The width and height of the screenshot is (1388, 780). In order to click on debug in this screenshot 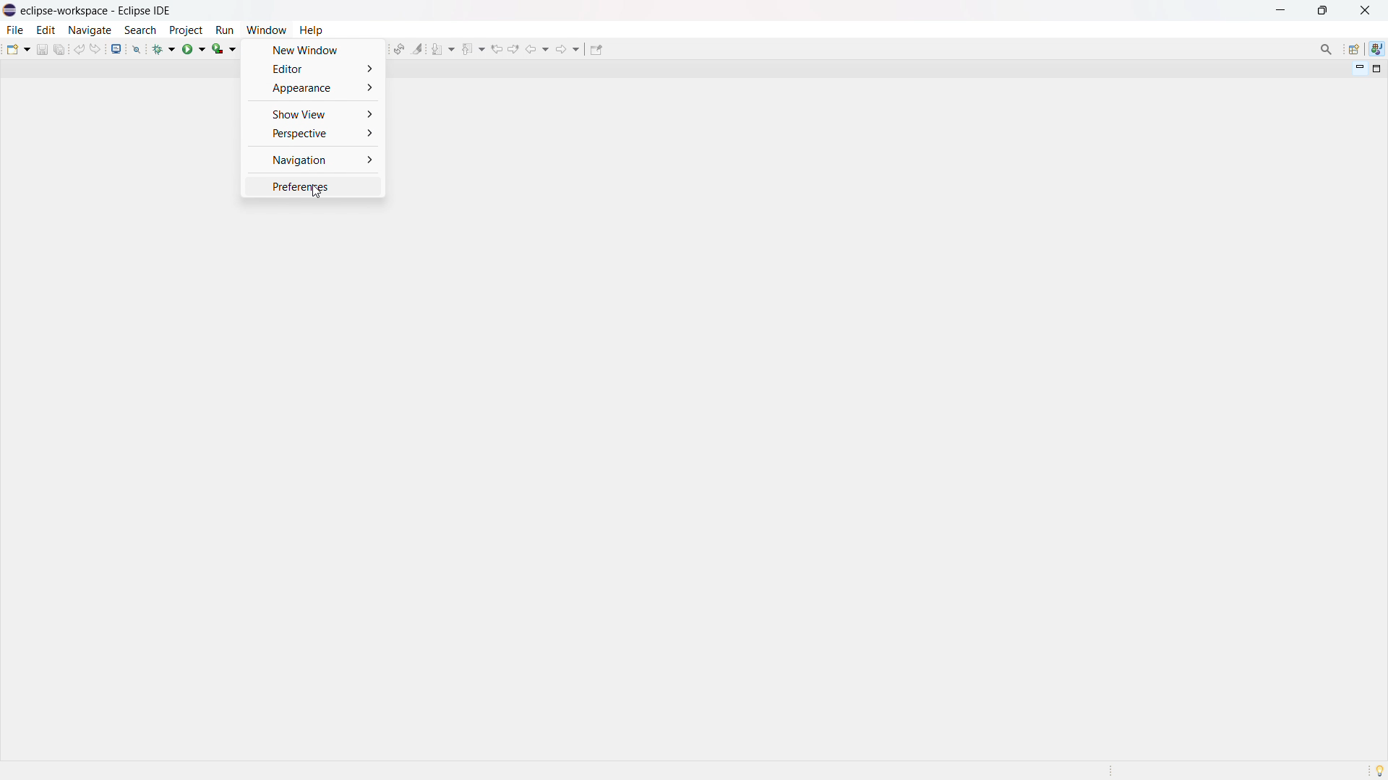, I will do `click(164, 48)`.